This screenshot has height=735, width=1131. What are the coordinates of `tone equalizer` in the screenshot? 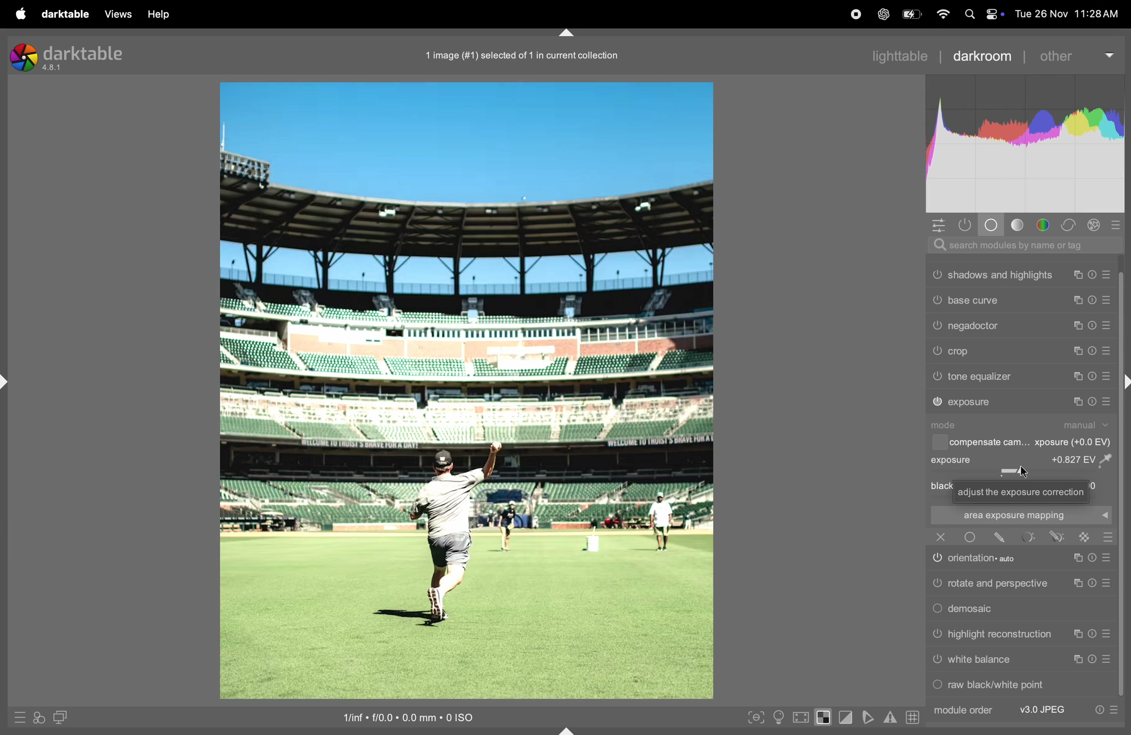 It's located at (981, 377).